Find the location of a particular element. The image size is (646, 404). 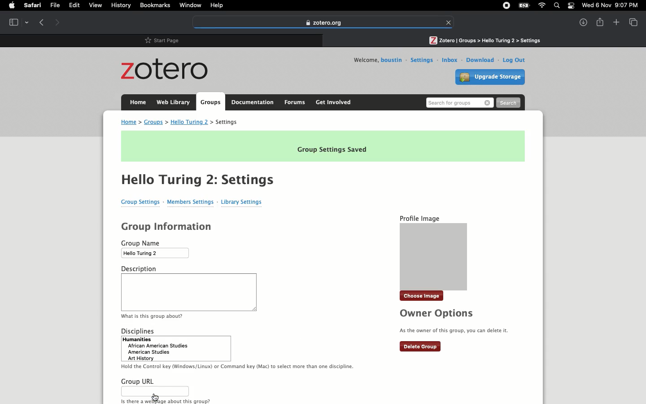

Log out is located at coordinates (513, 60).